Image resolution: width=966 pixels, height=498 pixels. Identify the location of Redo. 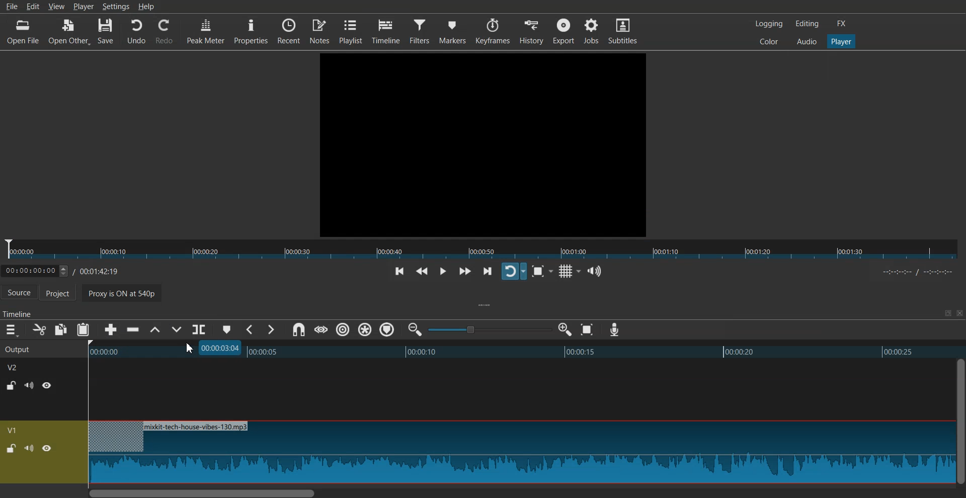
(165, 32).